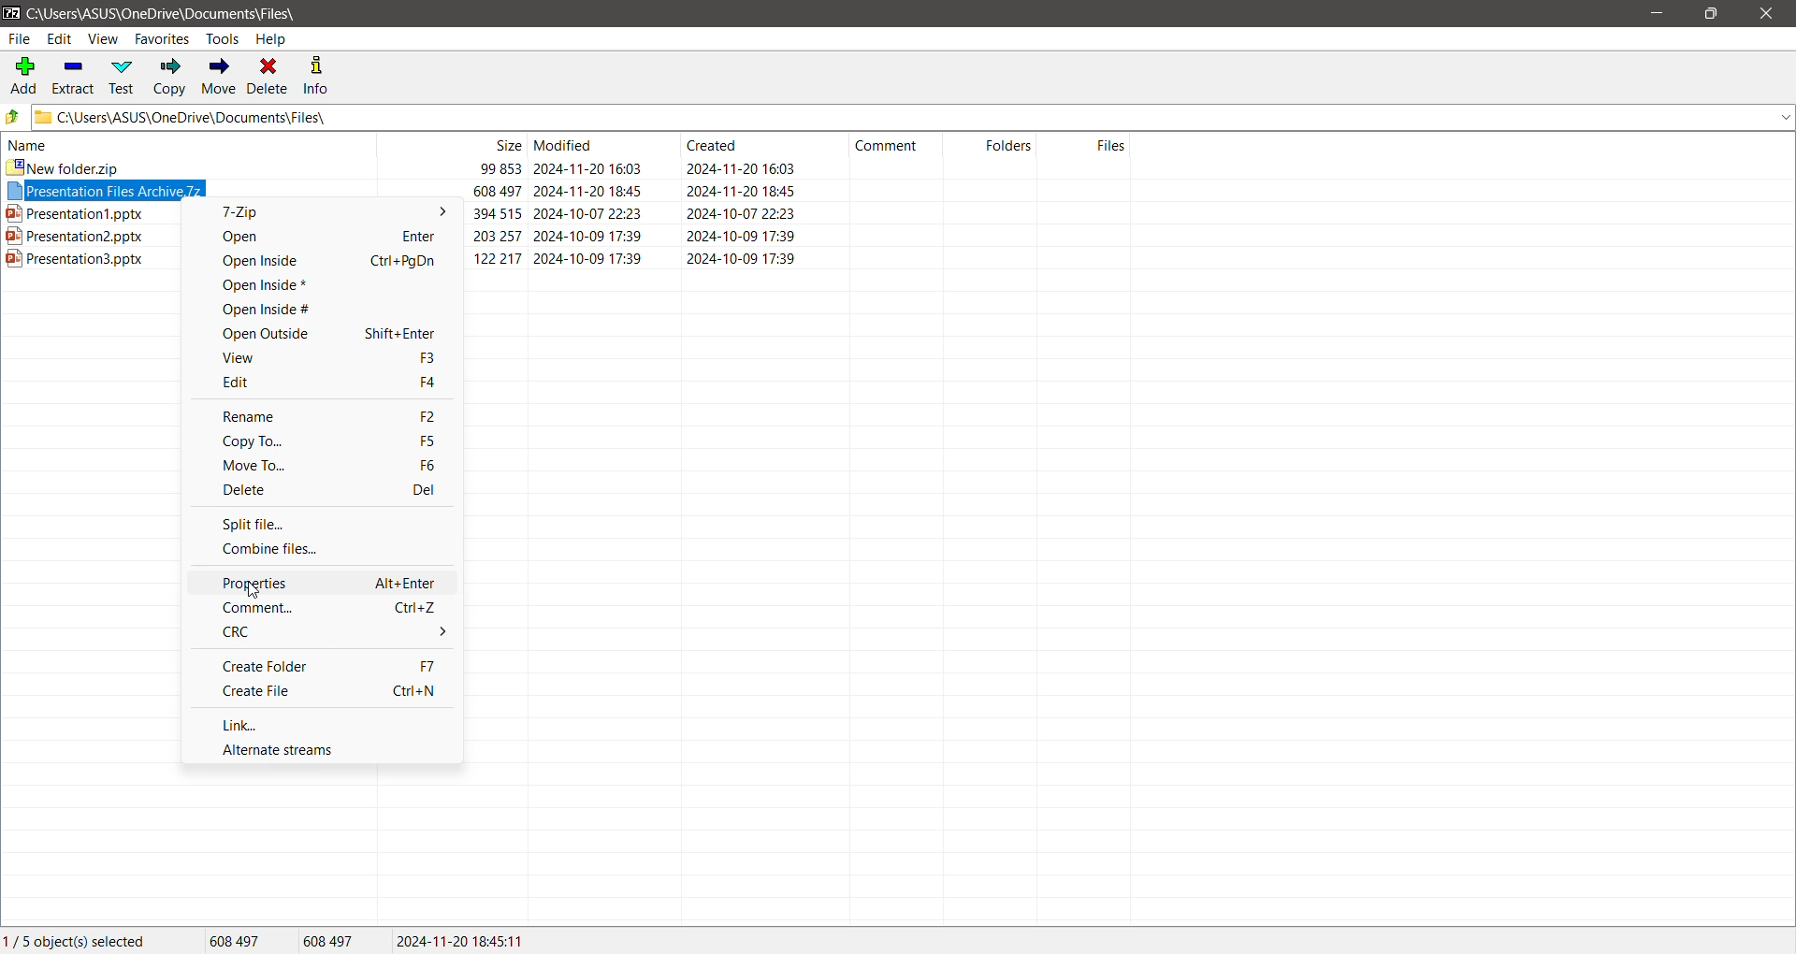 The height and width of the screenshot is (954, 1796). Describe the element at coordinates (409, 237) in the screenshot. I see `enter` at that location.